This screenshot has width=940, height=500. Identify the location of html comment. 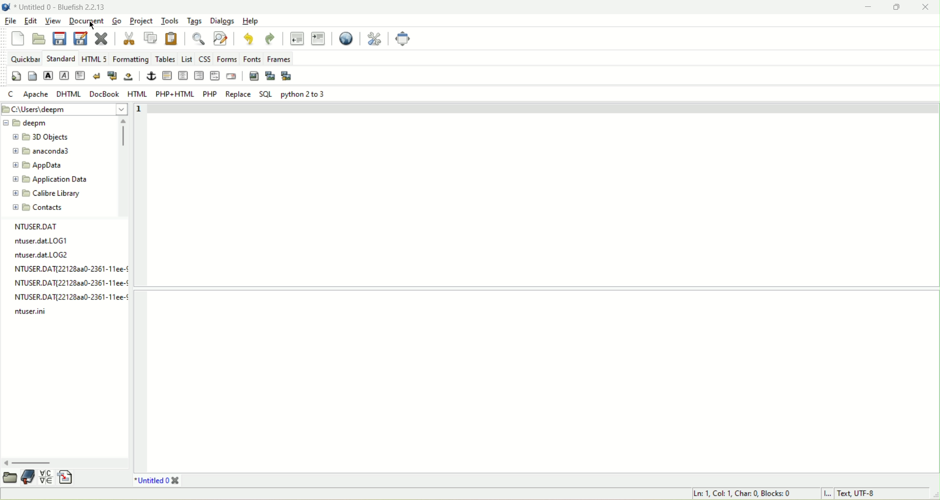
(215, 76).